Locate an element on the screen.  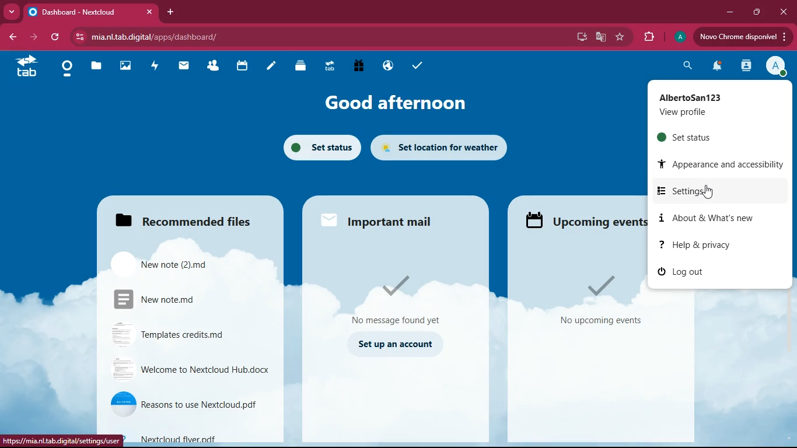
message is located at coordinates (398, 299).